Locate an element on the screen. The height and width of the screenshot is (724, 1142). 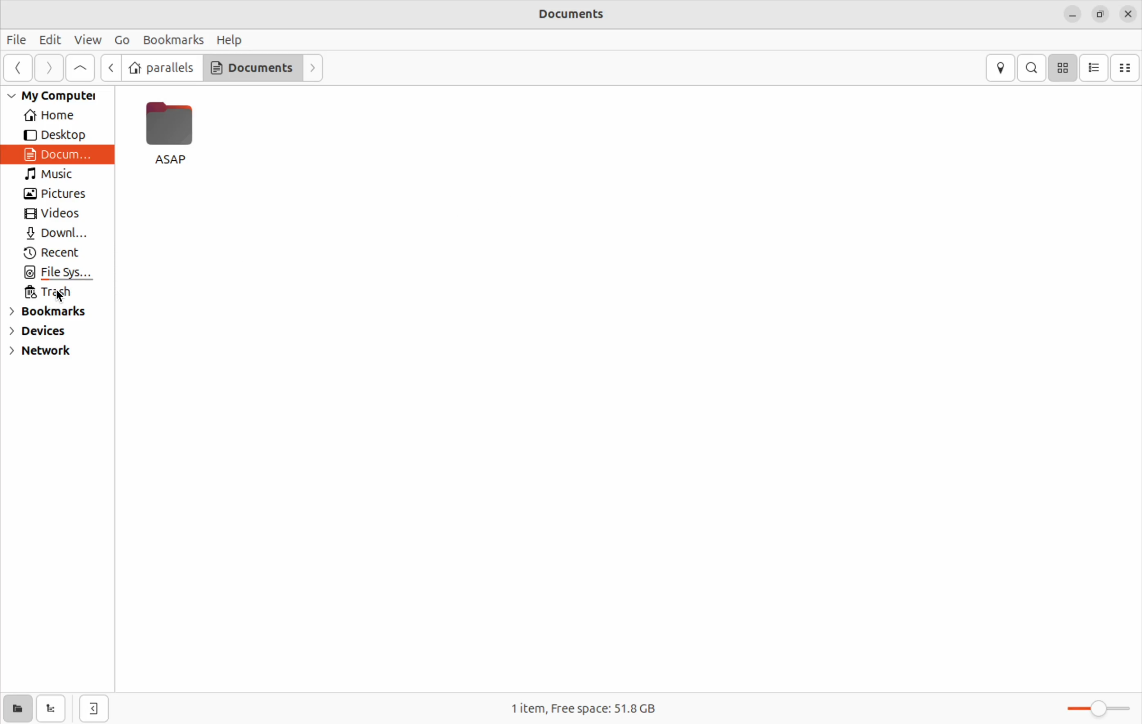
videos is located at coordinates (54, 215).